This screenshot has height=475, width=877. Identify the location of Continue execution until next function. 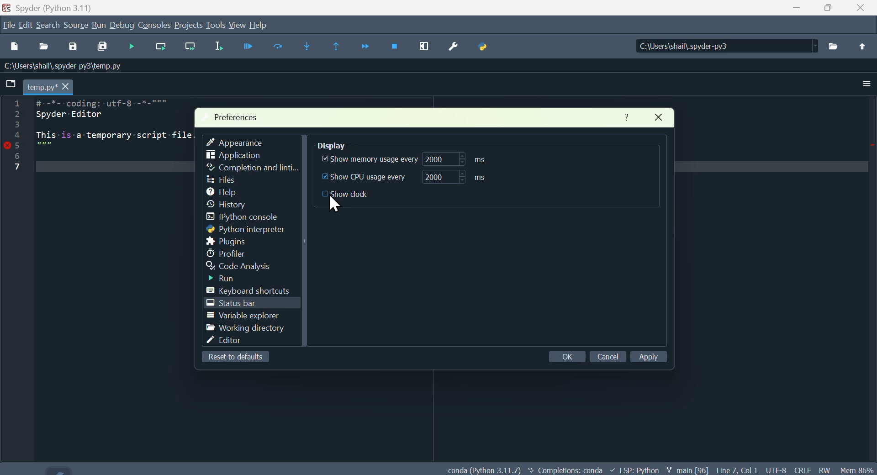
(366, 46).